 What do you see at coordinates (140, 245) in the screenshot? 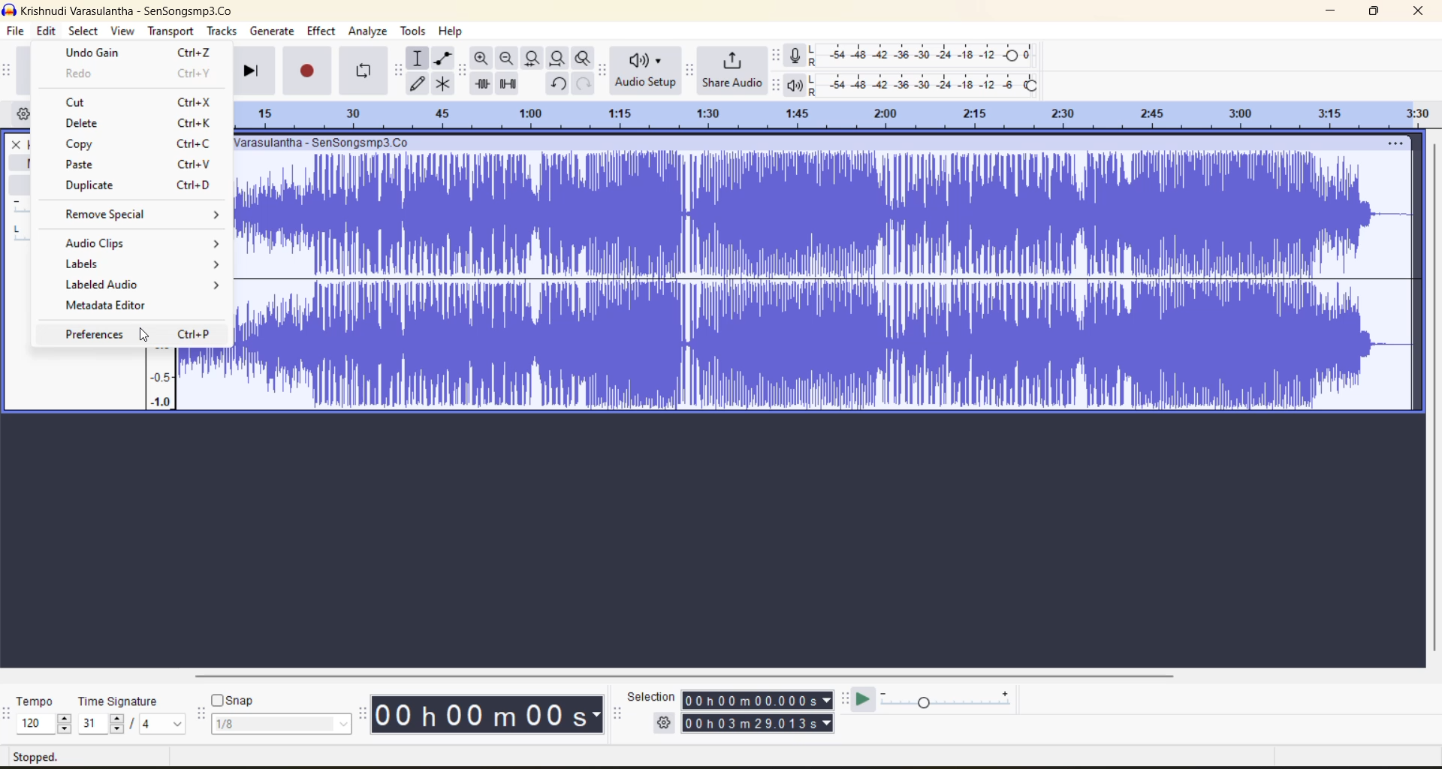
I see `audio clips` at bounding box center [140, 245].